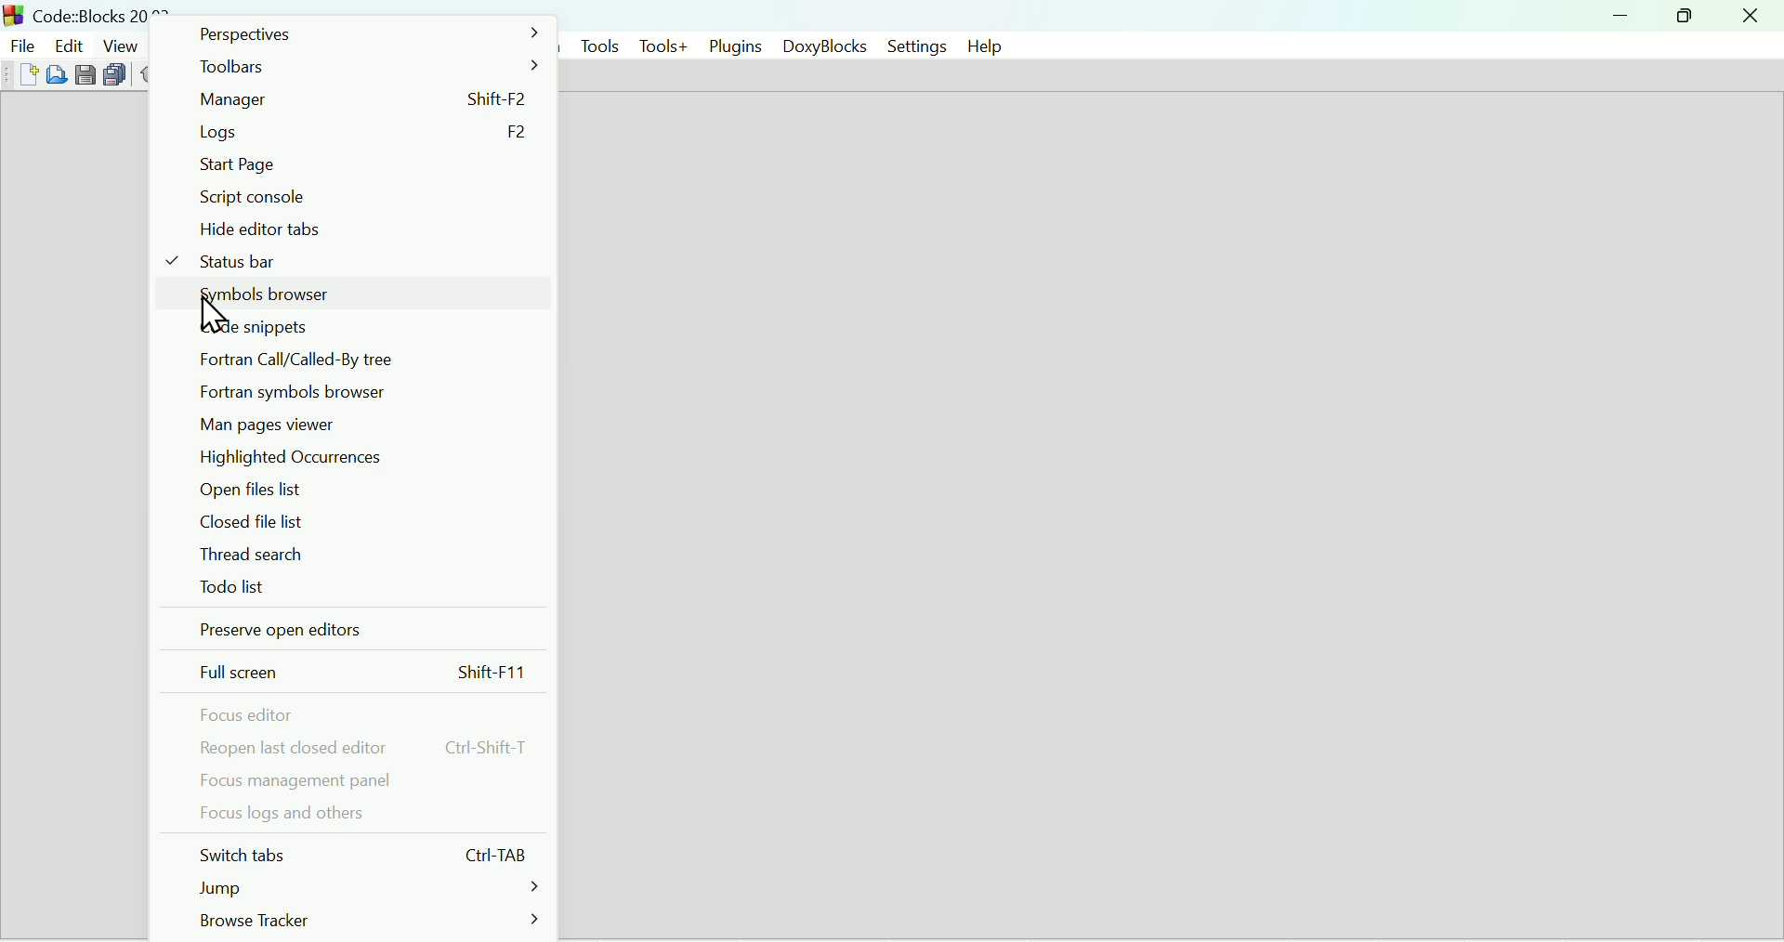 The width and height of the screenshot is (1784, 942). I want to click on Hide editor tabs, so click(361, 229).